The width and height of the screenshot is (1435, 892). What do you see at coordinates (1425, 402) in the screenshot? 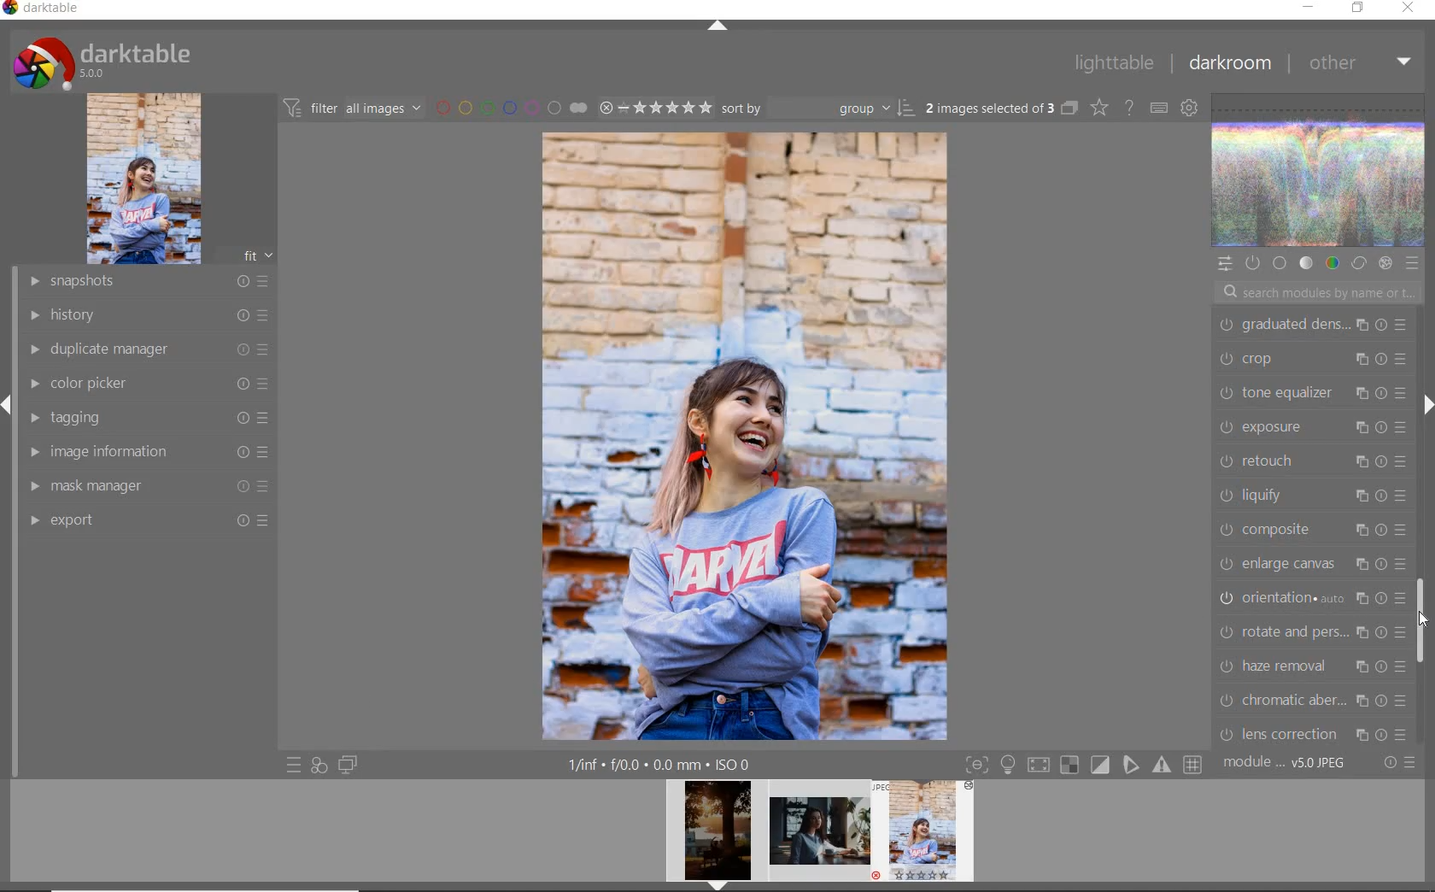
I see `expand/collapse` at bounding box center [1425, 402].